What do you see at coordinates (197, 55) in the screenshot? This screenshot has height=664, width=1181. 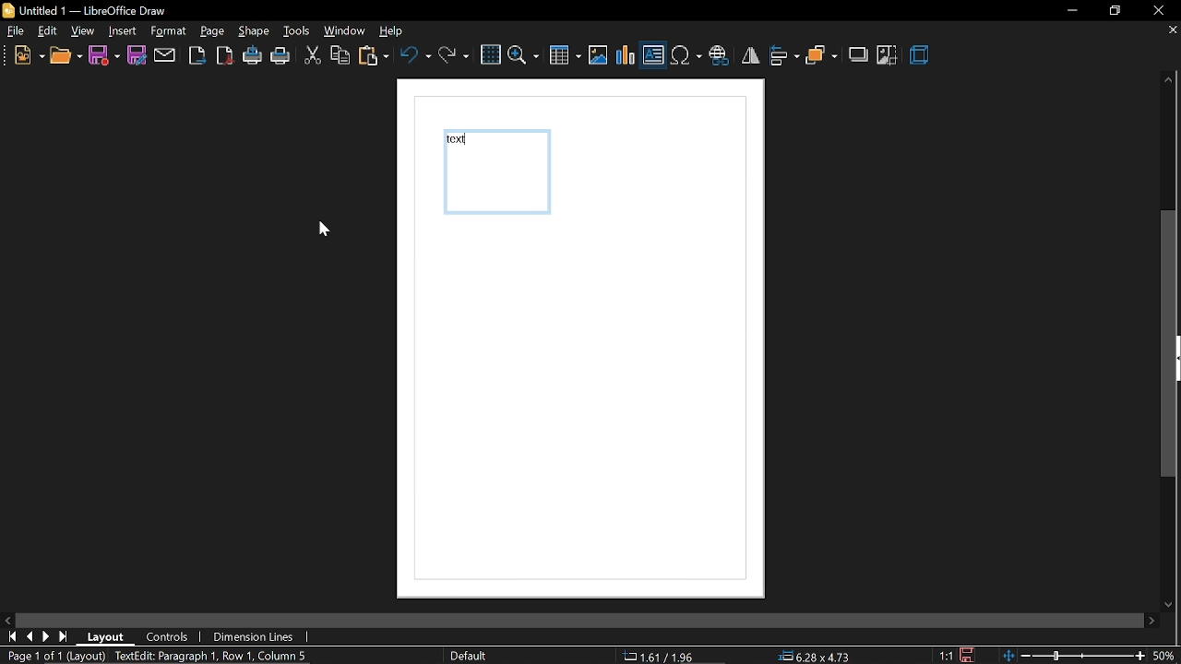 I see `export` at bounding box center [197, 55].